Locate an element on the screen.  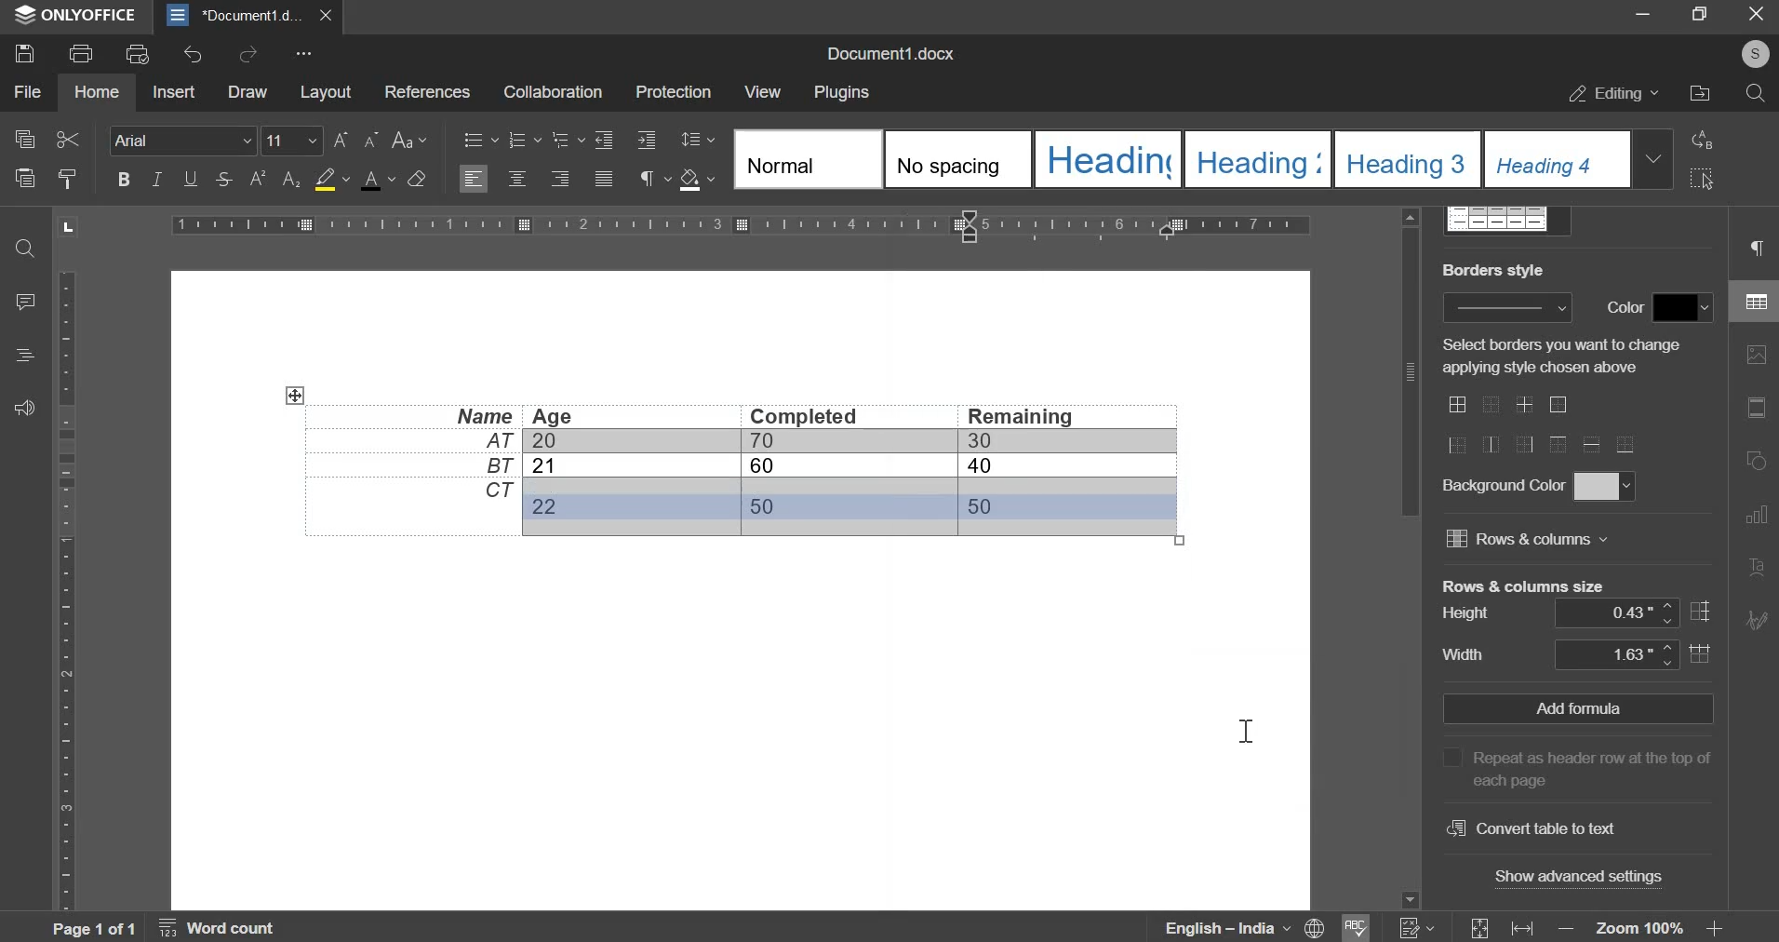
document name is located at coordinates (887, 55).